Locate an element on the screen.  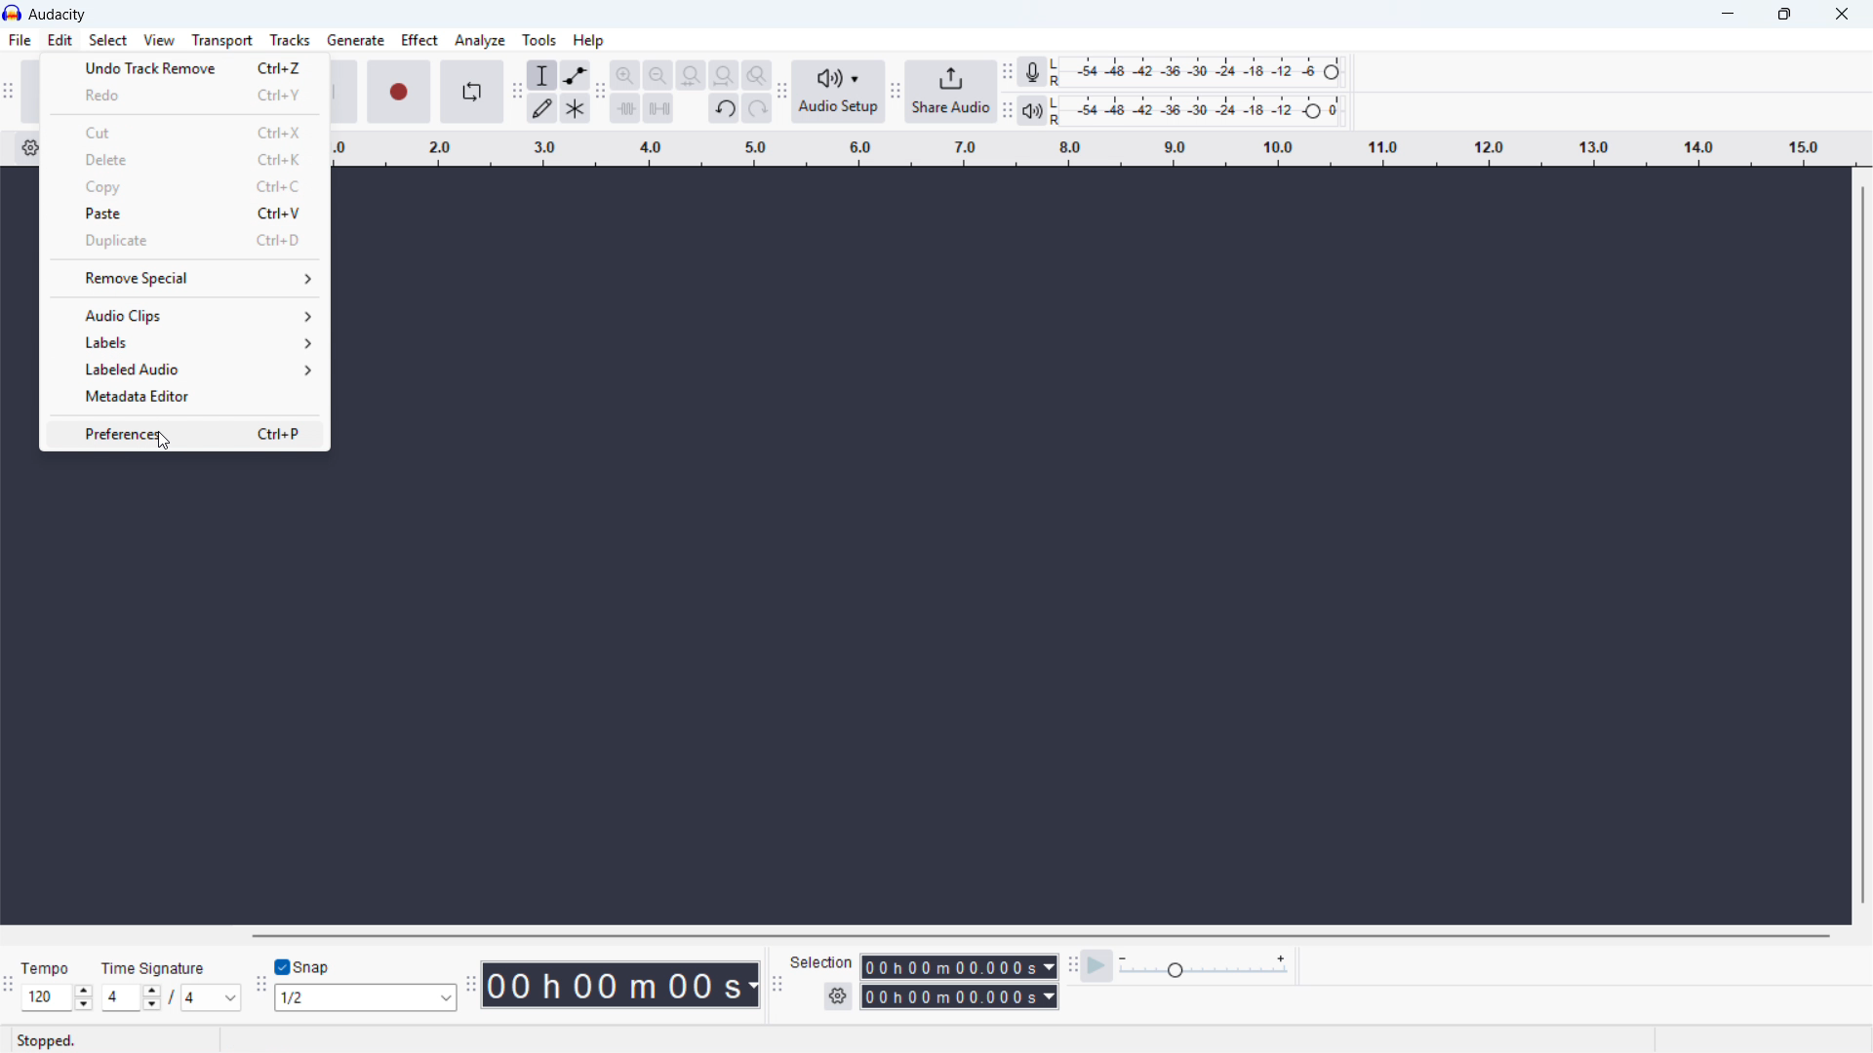
draw tool is located at coordinates (542, 107).